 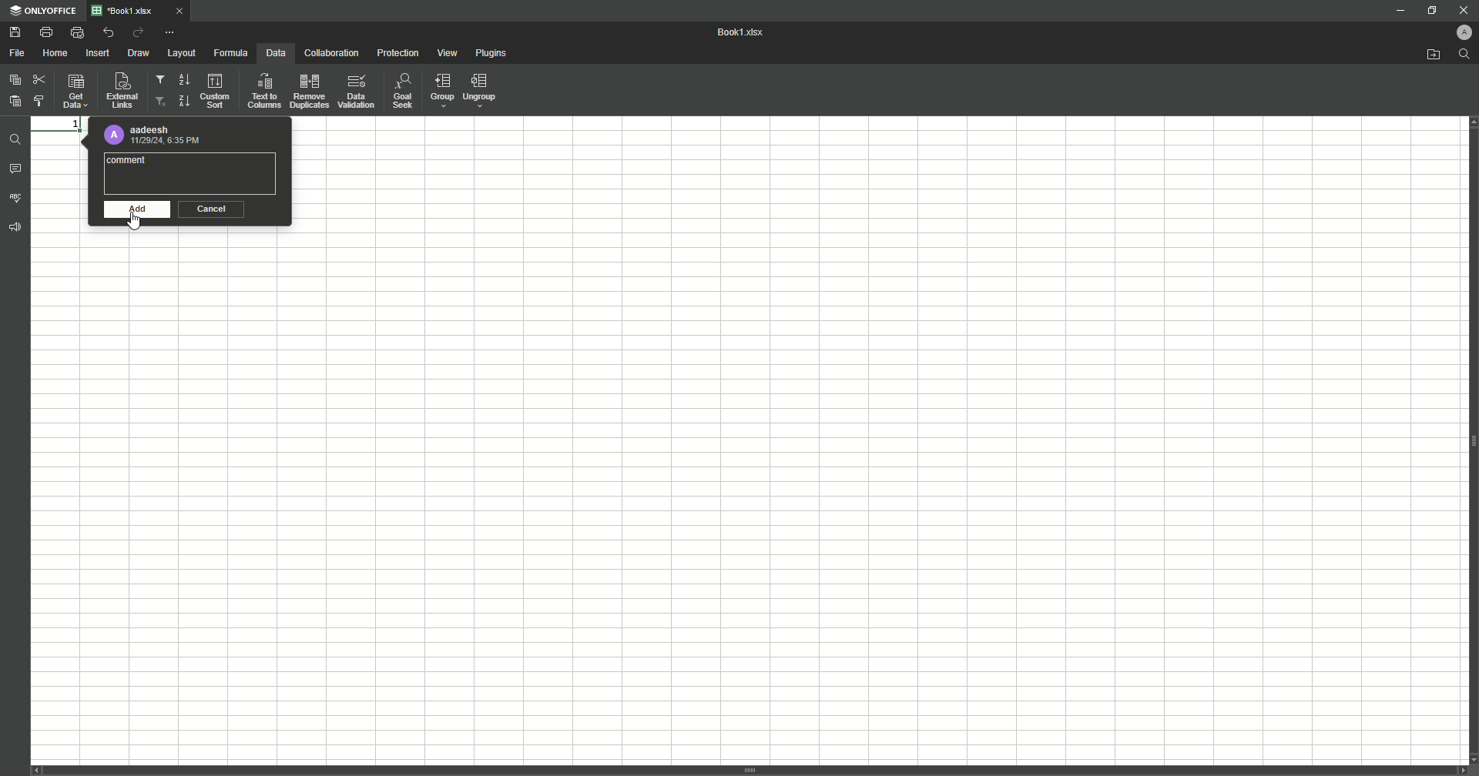 I want to click on Print, so click(x=45, y=32).